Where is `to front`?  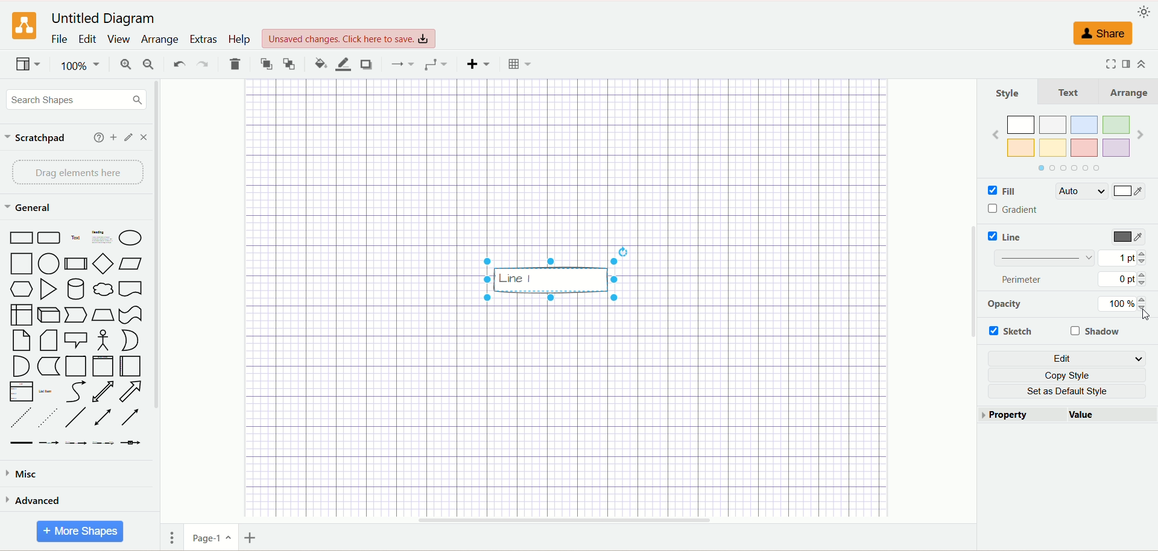 to front is located at coordinates (265, 63).